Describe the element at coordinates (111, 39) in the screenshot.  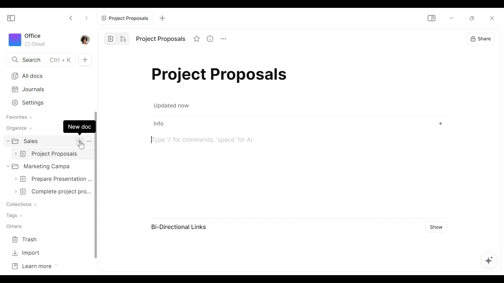
I see `Page` at that location.